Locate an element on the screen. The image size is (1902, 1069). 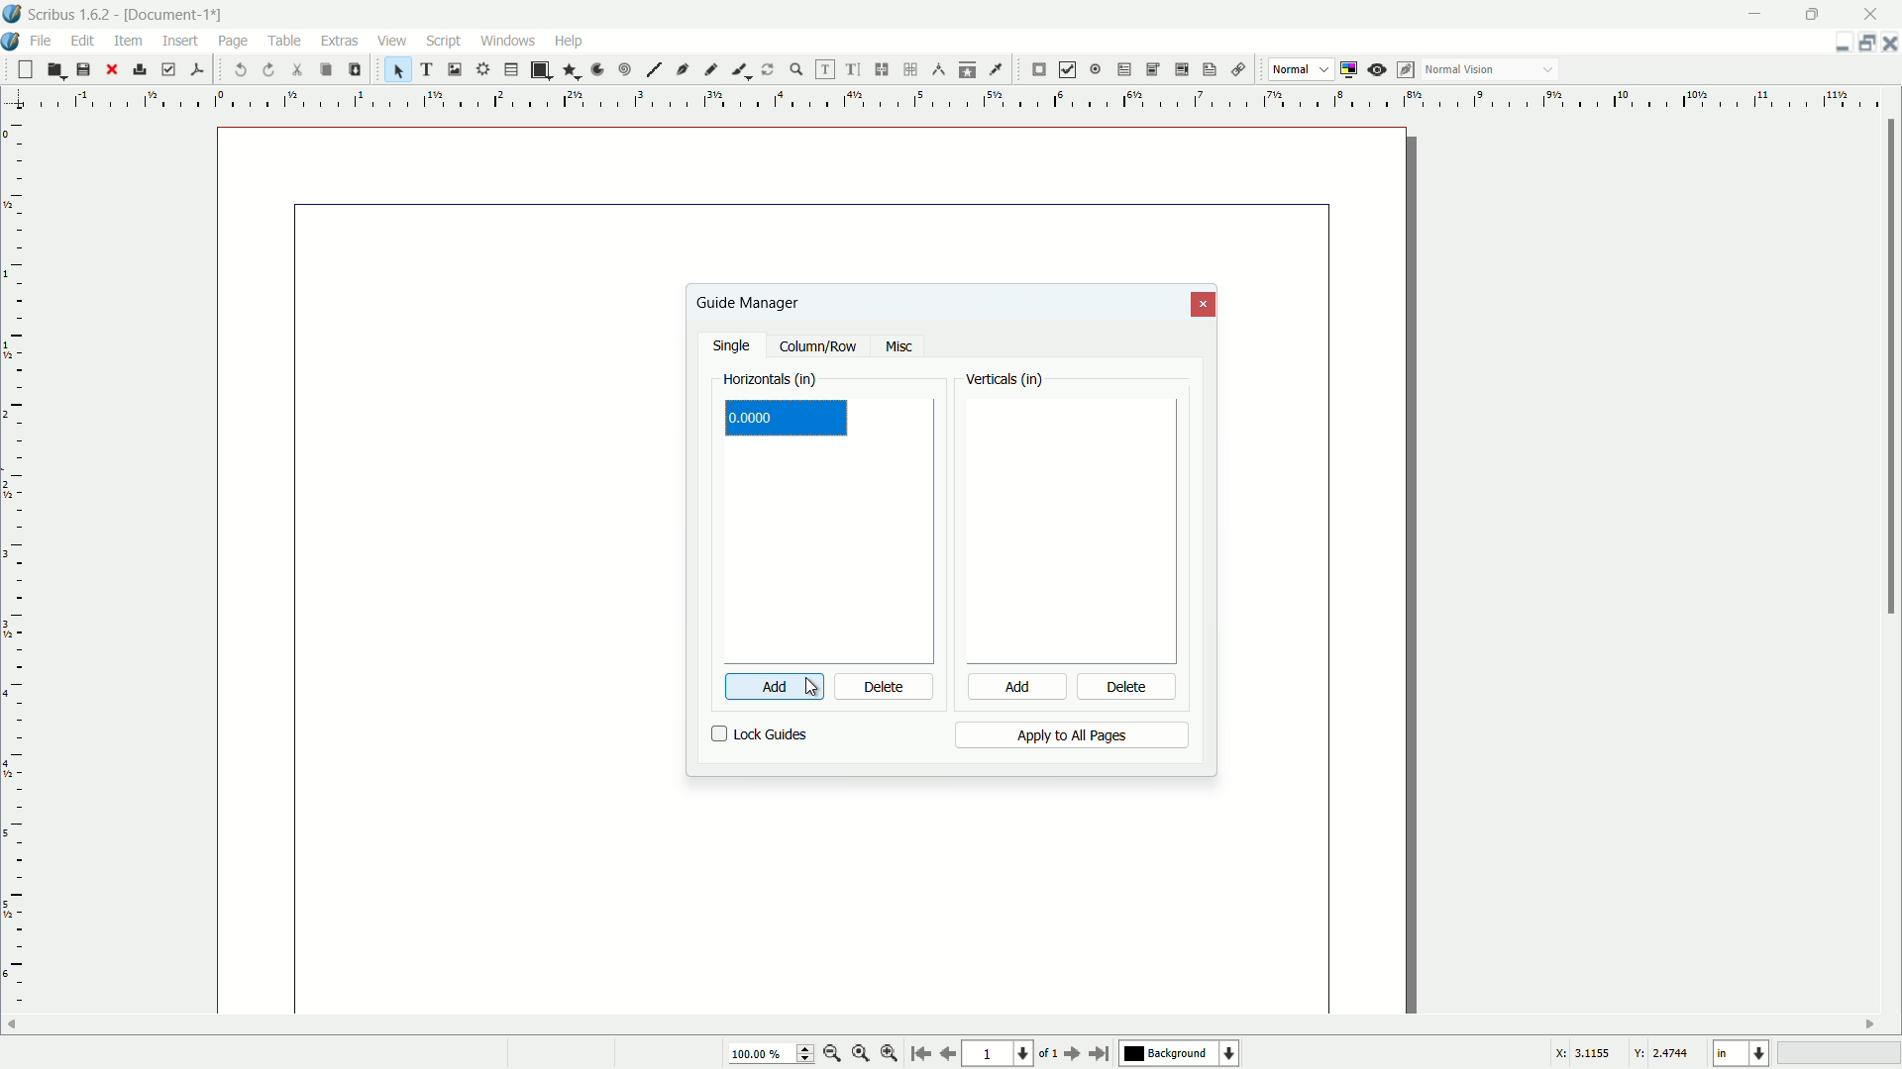
extras menu is located at coordinates (341, 41).